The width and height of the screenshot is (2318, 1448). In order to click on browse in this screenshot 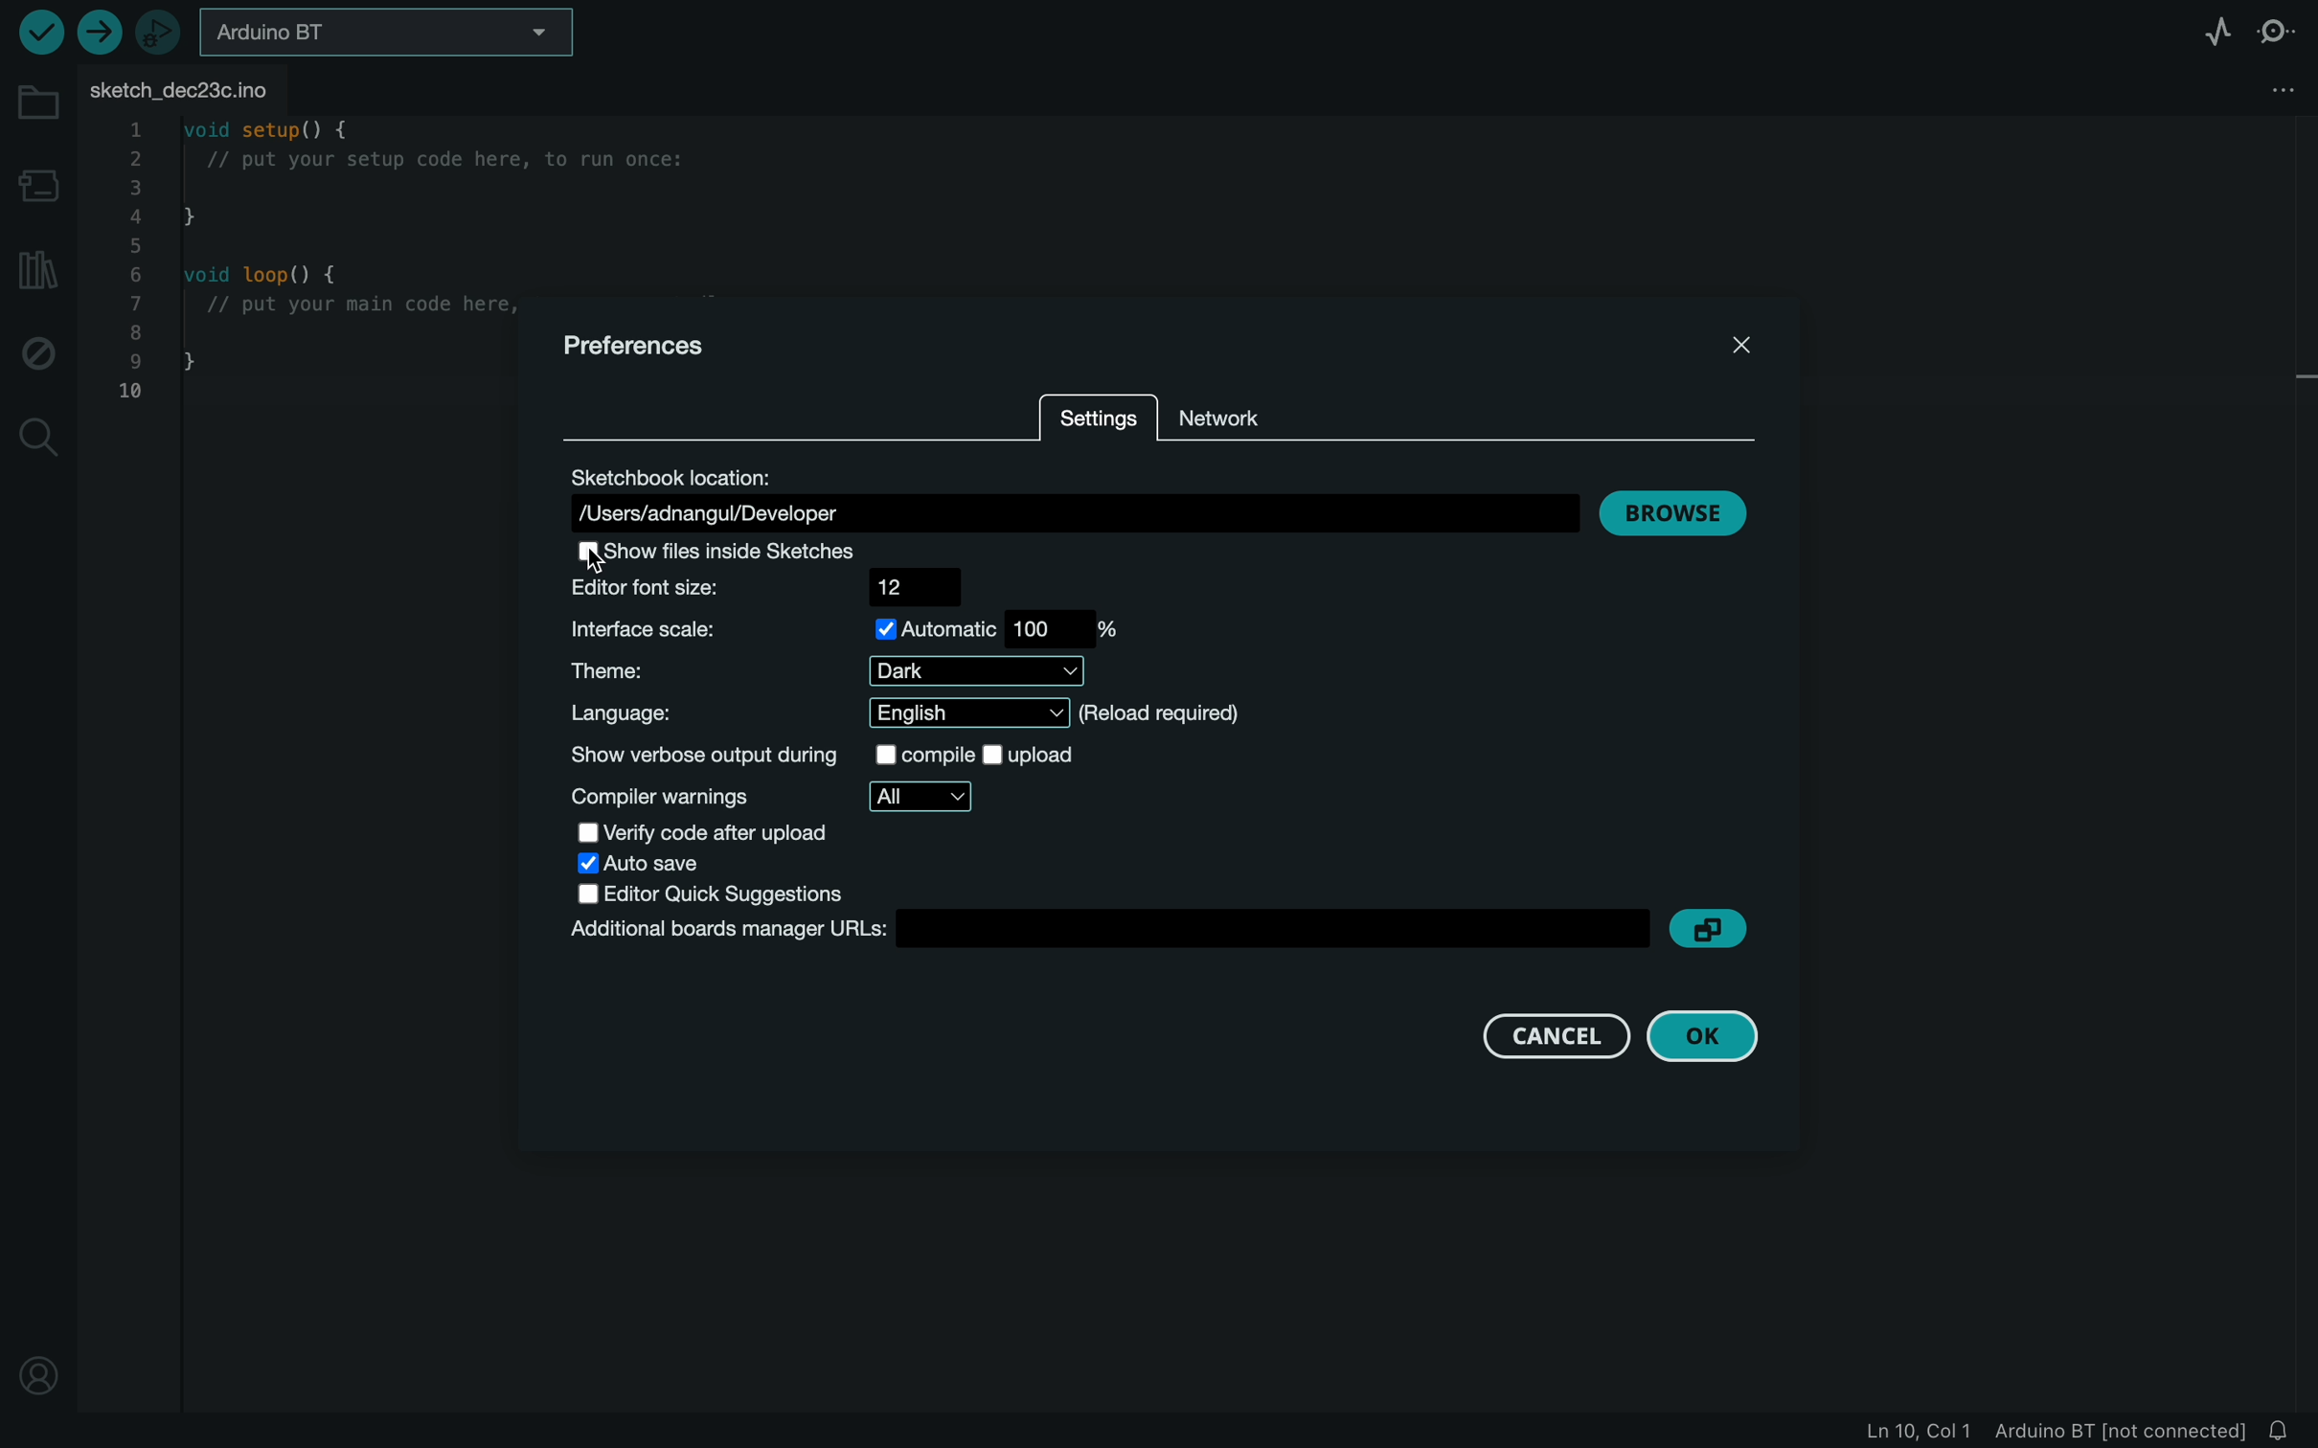, I will do `click(1675, 512)`.